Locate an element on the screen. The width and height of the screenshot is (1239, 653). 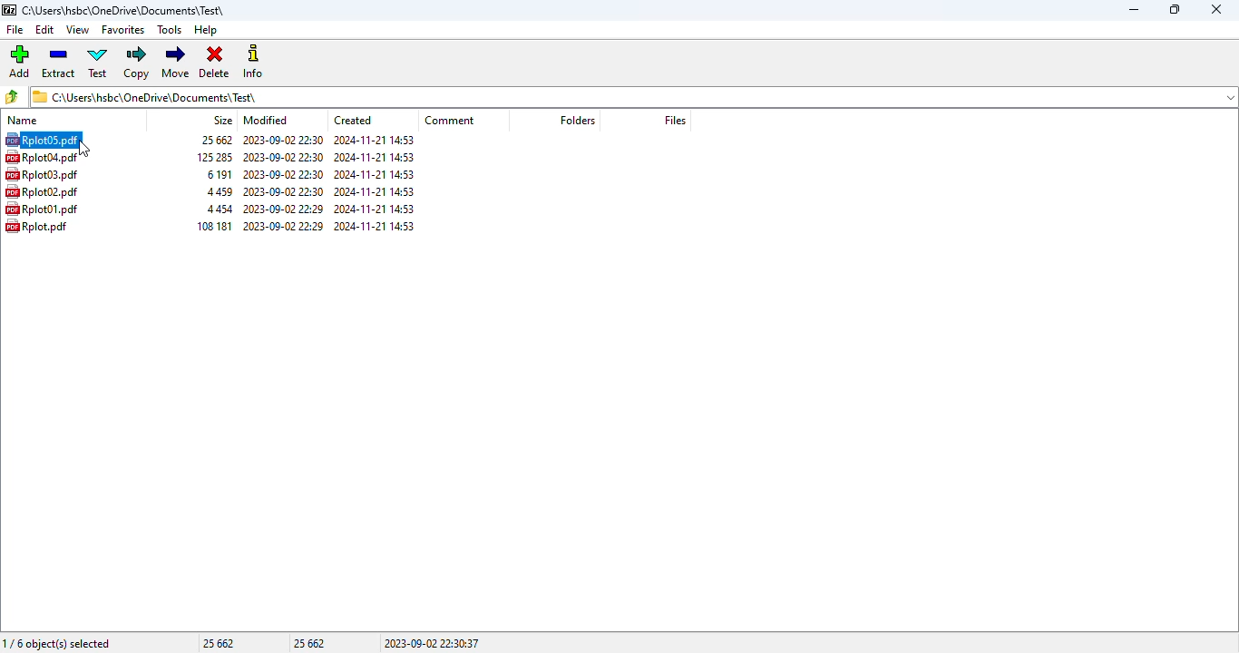
created date & time is located at coordinates (376, 225).